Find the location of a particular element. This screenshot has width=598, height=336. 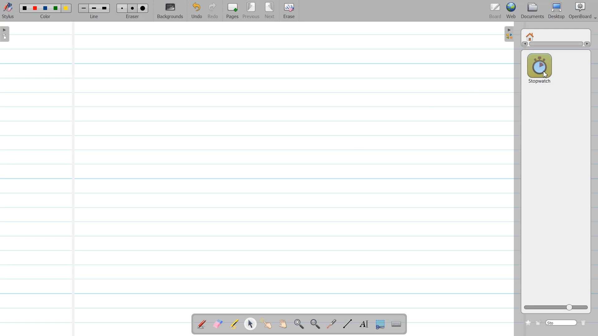

Sidebar is located at coordinates (508, 34).